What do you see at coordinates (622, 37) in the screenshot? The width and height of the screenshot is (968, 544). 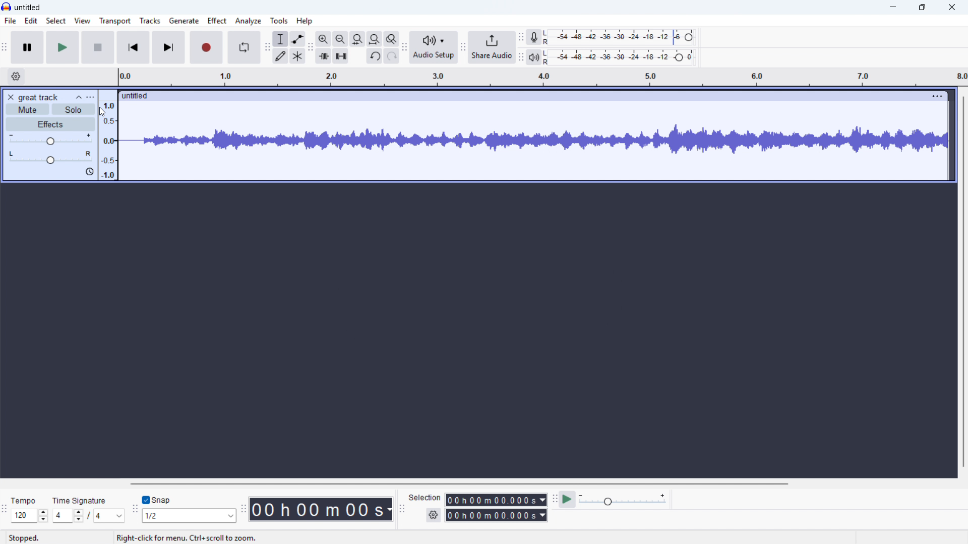 I see `Recording level ` at bounding box center [622, 37].